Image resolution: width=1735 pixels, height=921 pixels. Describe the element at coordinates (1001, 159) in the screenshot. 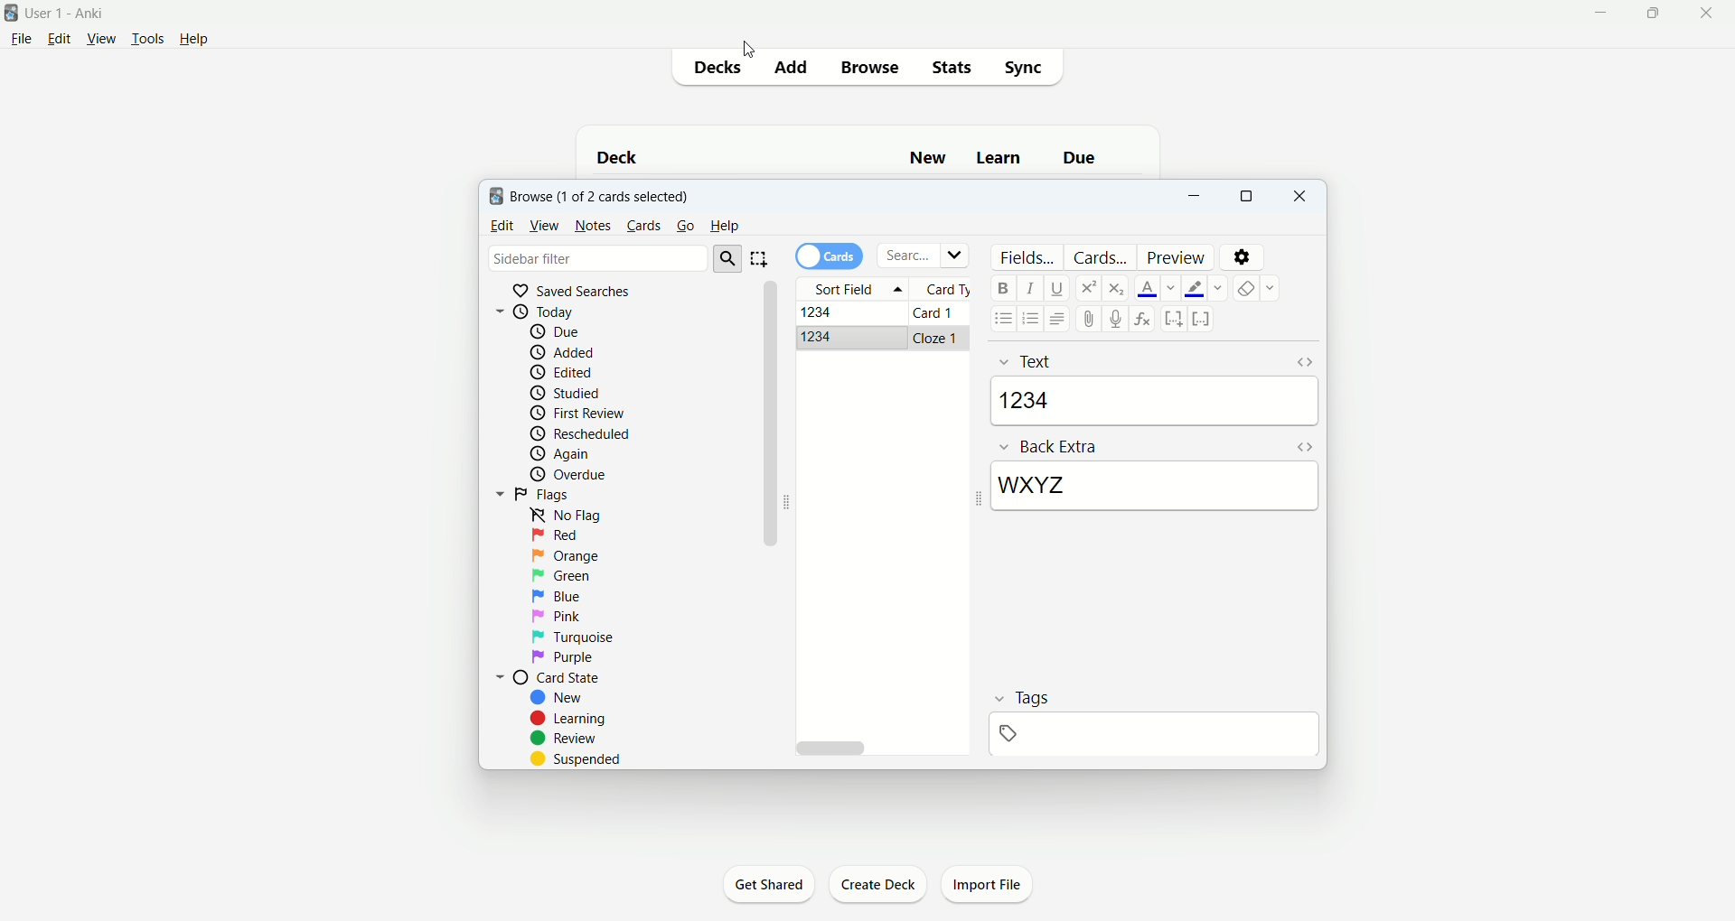

I see `learn` at that location.